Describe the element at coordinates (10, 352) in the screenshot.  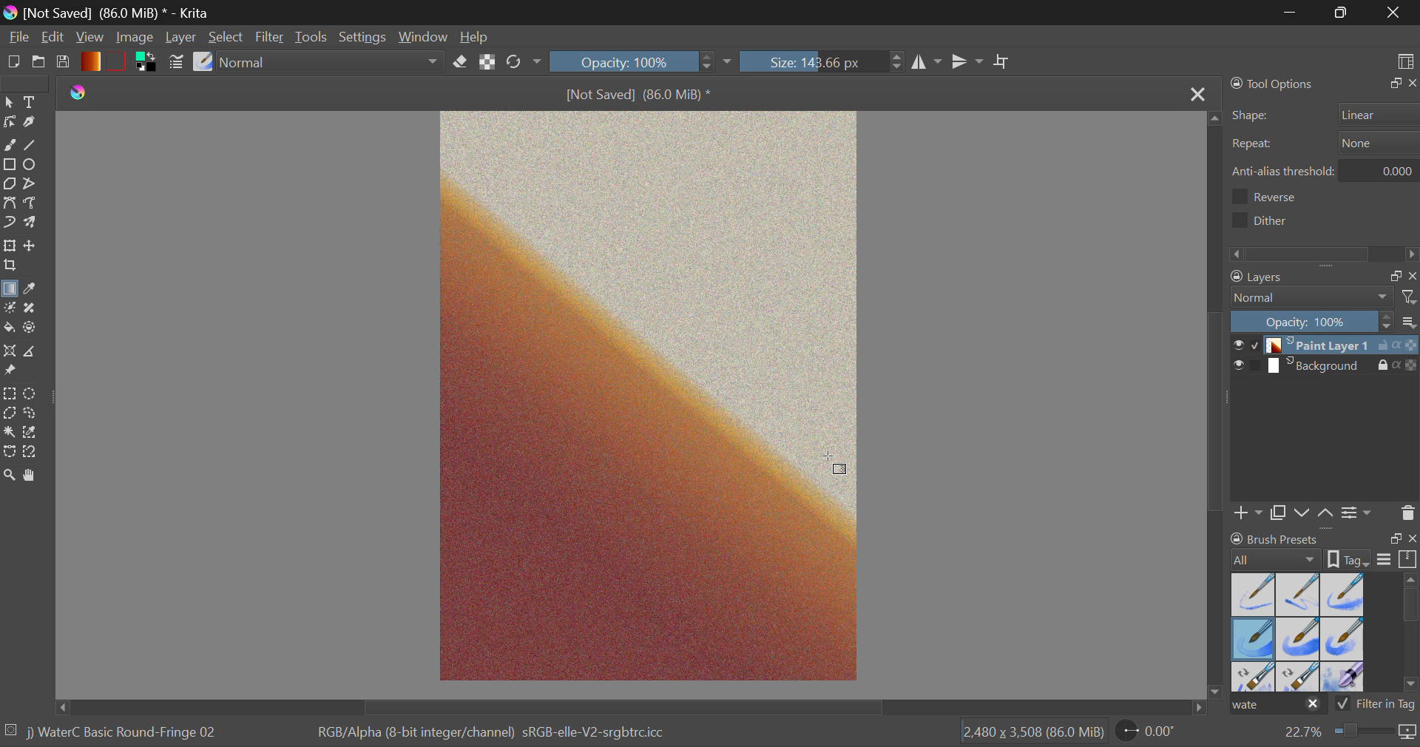
I see `Assistant Tool` at that location.